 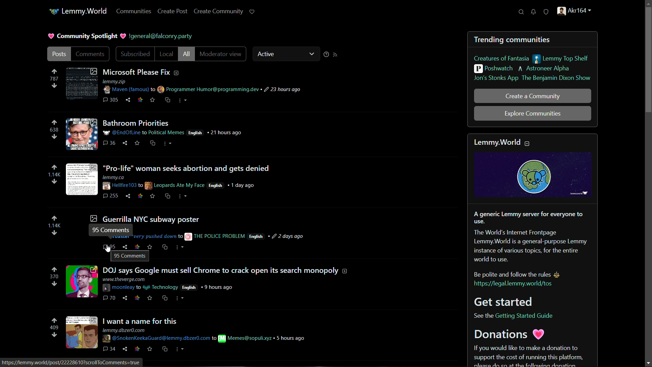 What do you see at coordinates (180, 248) in the screenshot?
I see `more options` at bounding box center [180, 248].